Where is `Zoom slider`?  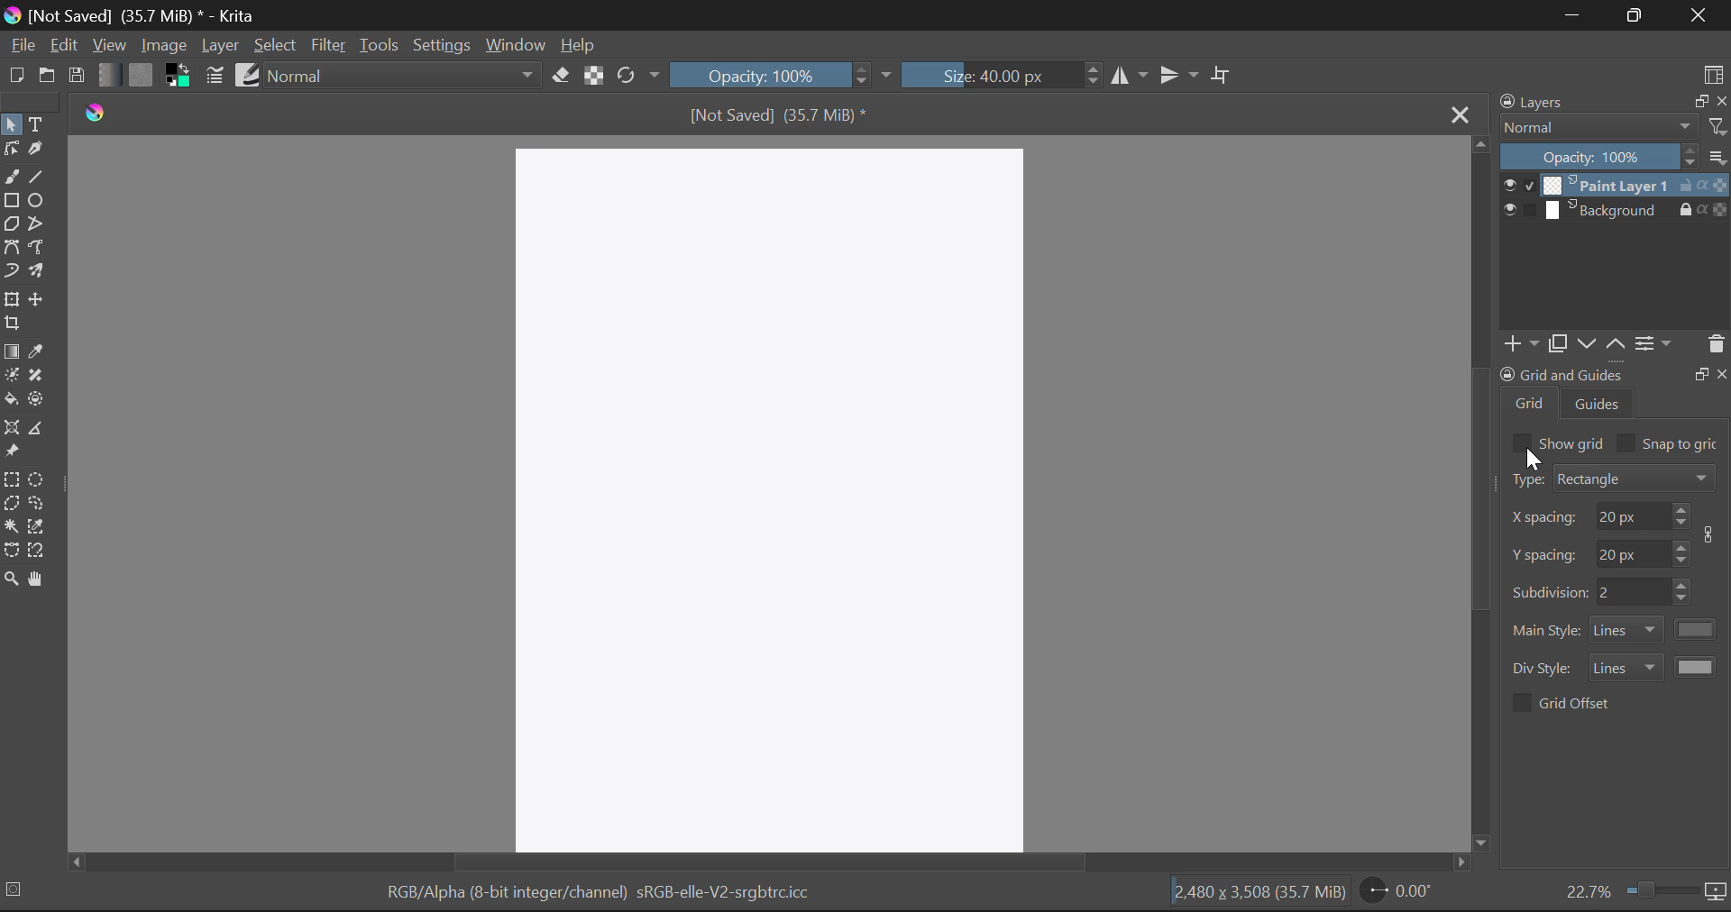
Zoom slider is located at coordinates (1659, 889).